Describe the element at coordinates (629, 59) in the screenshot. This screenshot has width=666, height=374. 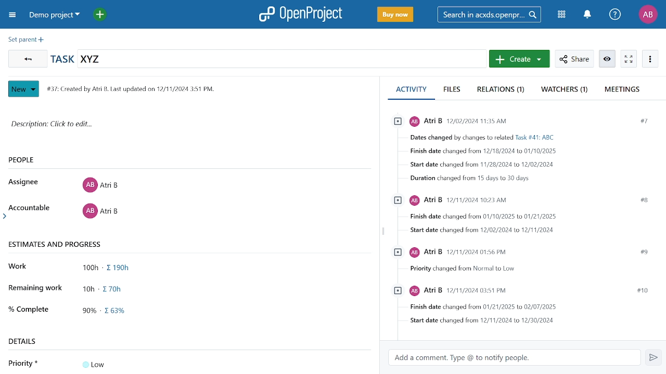
I see `Activate zen mode` at that location.